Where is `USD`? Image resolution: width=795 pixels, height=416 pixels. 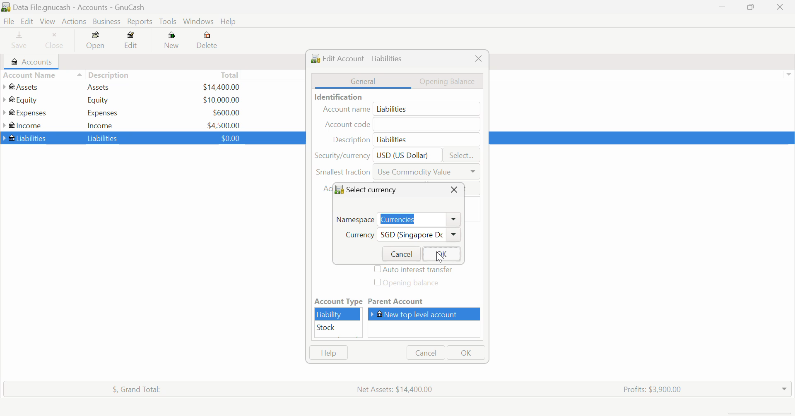 USD is located at coordinates (224, 124).